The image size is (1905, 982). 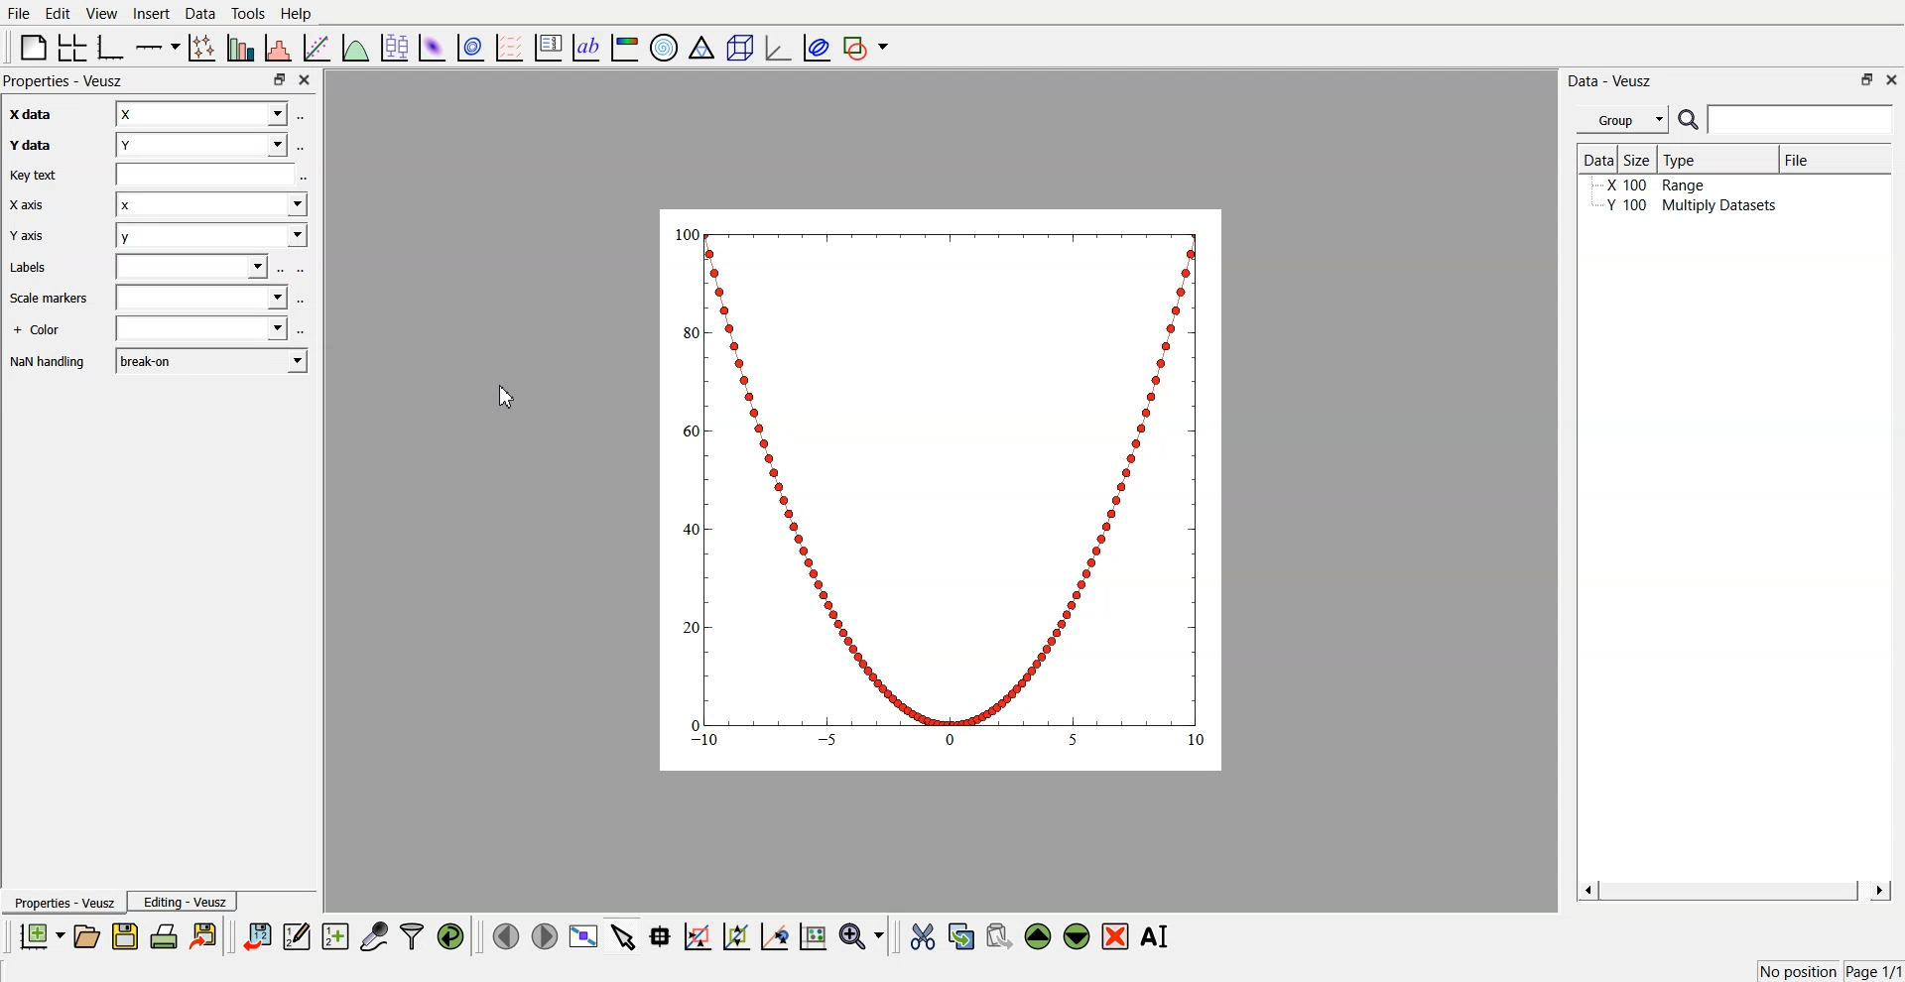 I want to click on Key text field, so click(x=205, y=174).